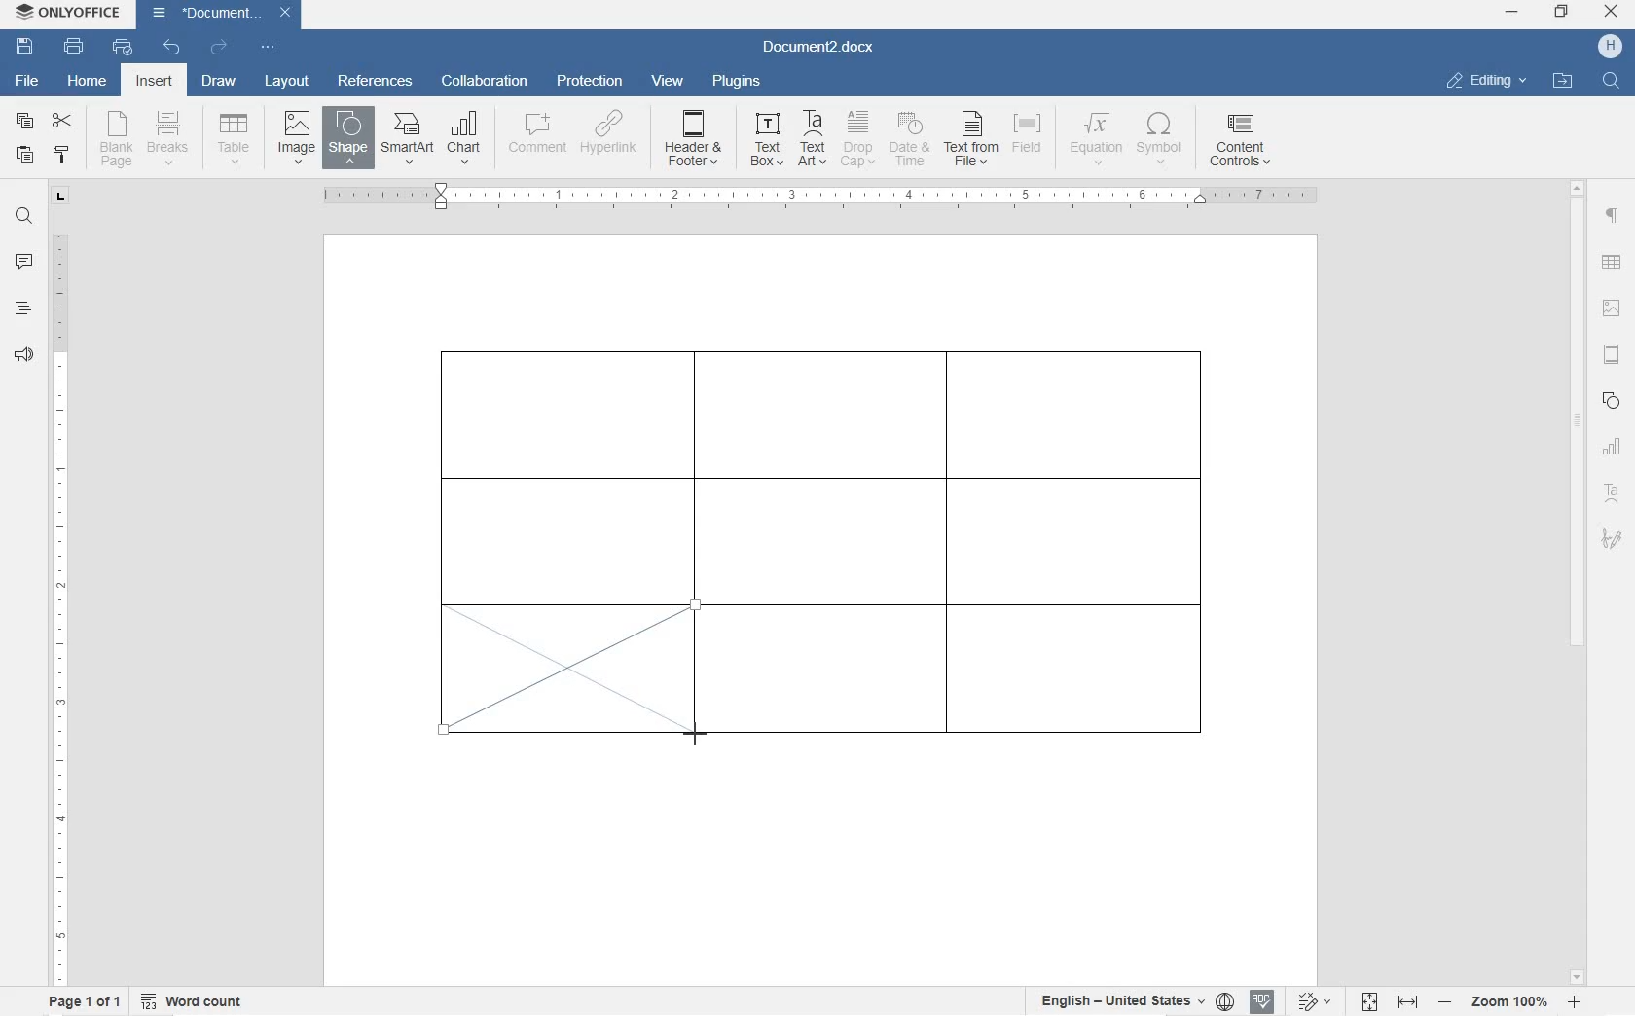 The height and width of the screenshot is (1016, 1635). I want to click on SYMBOL, so click(1161, 142).